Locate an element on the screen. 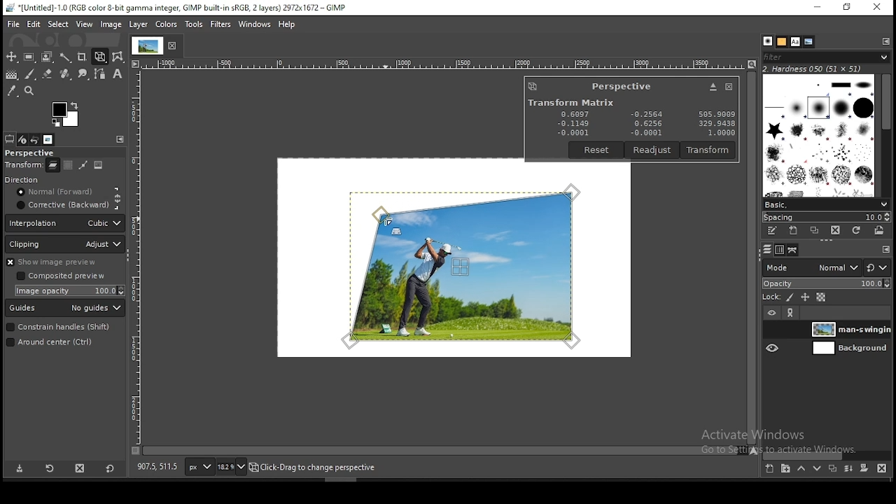 The height and width of the screenshot is (504, 896). transform is located at coordinates (709, 150).